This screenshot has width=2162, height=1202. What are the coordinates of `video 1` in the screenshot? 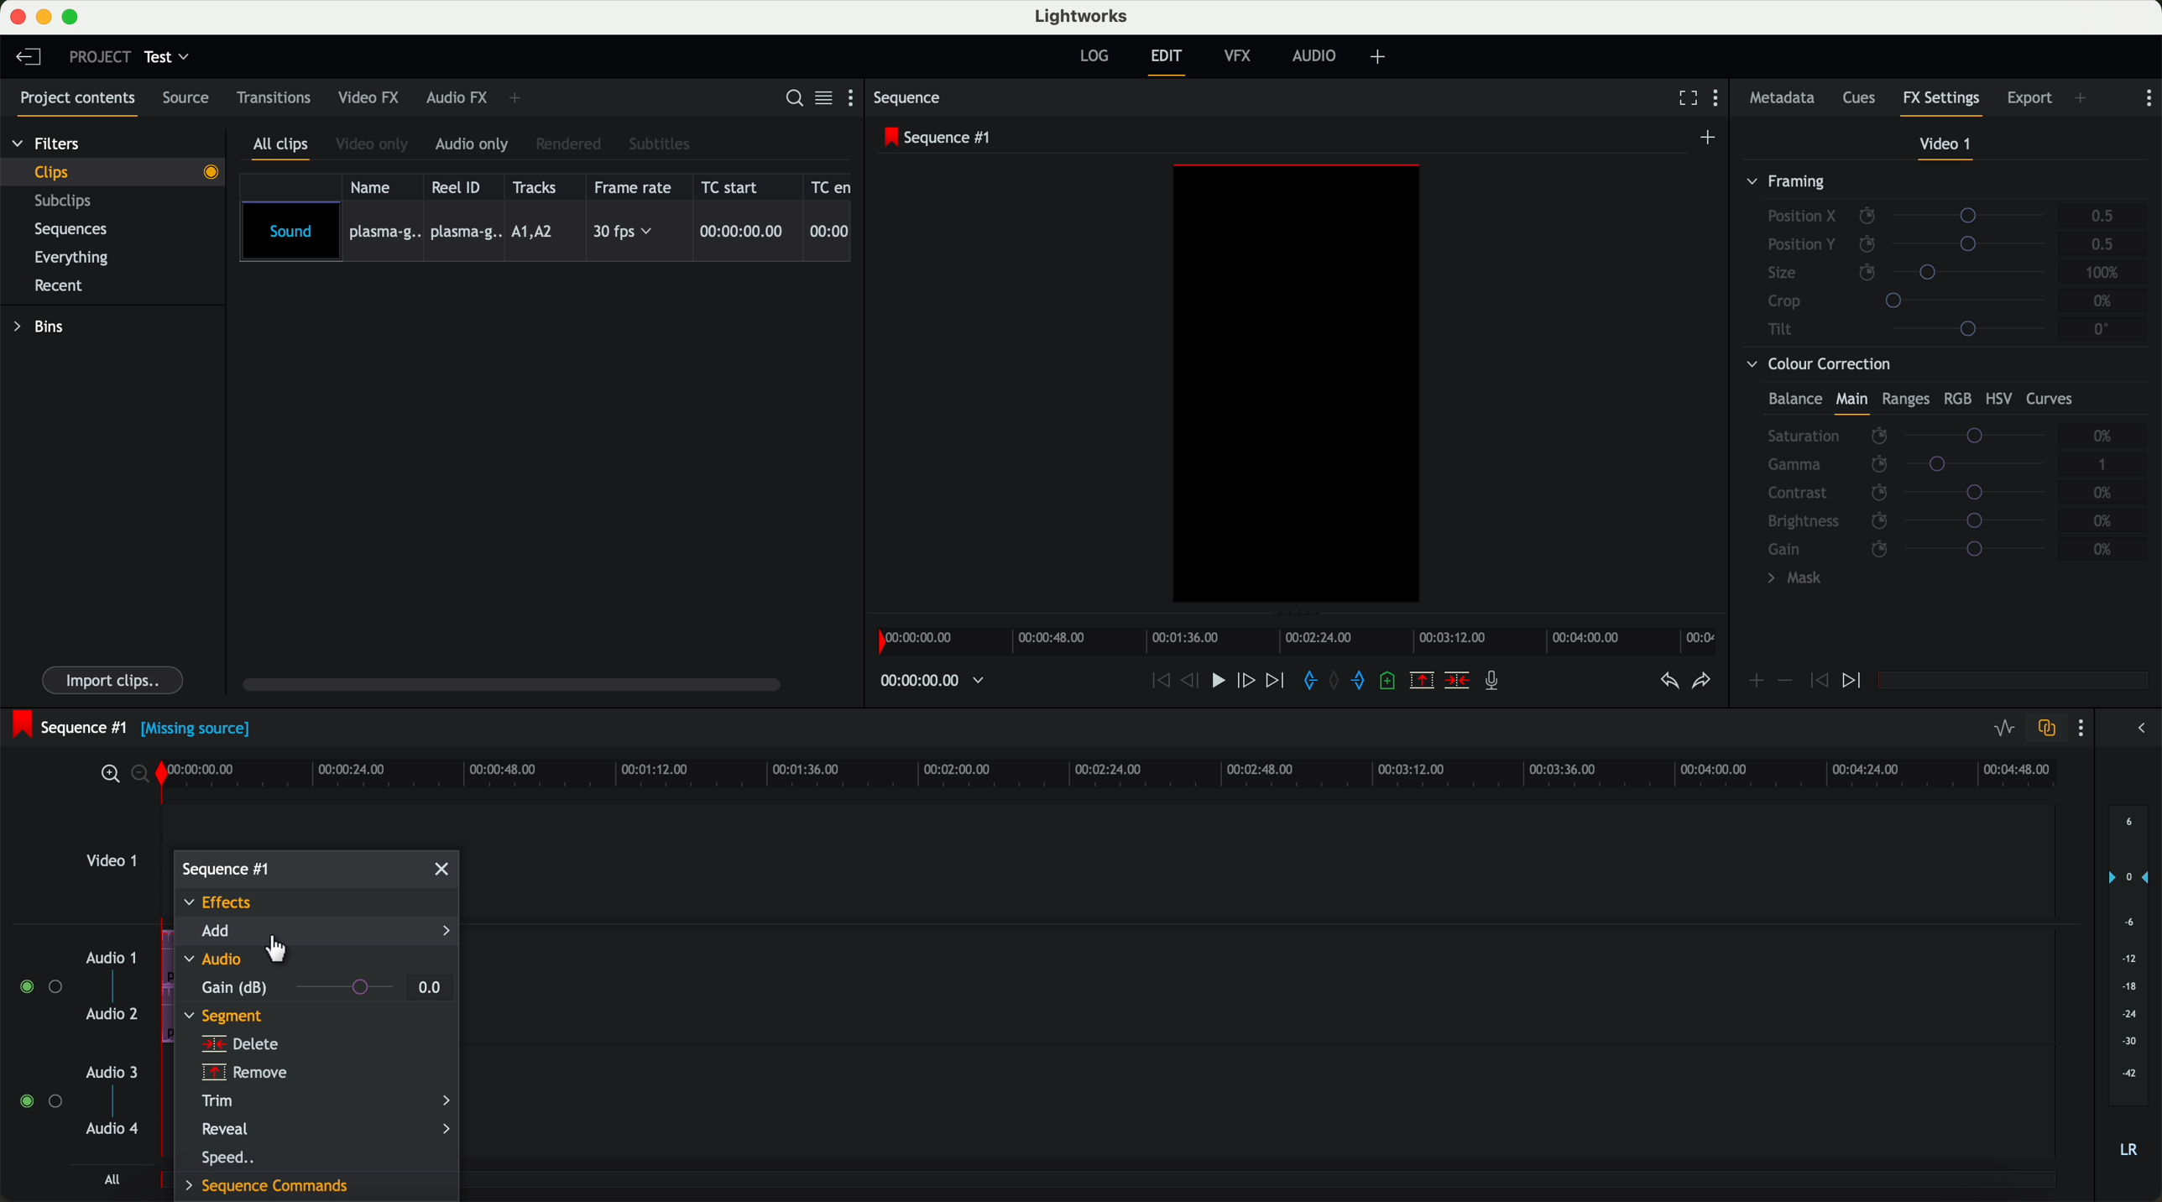 It's located at (1944, 145).